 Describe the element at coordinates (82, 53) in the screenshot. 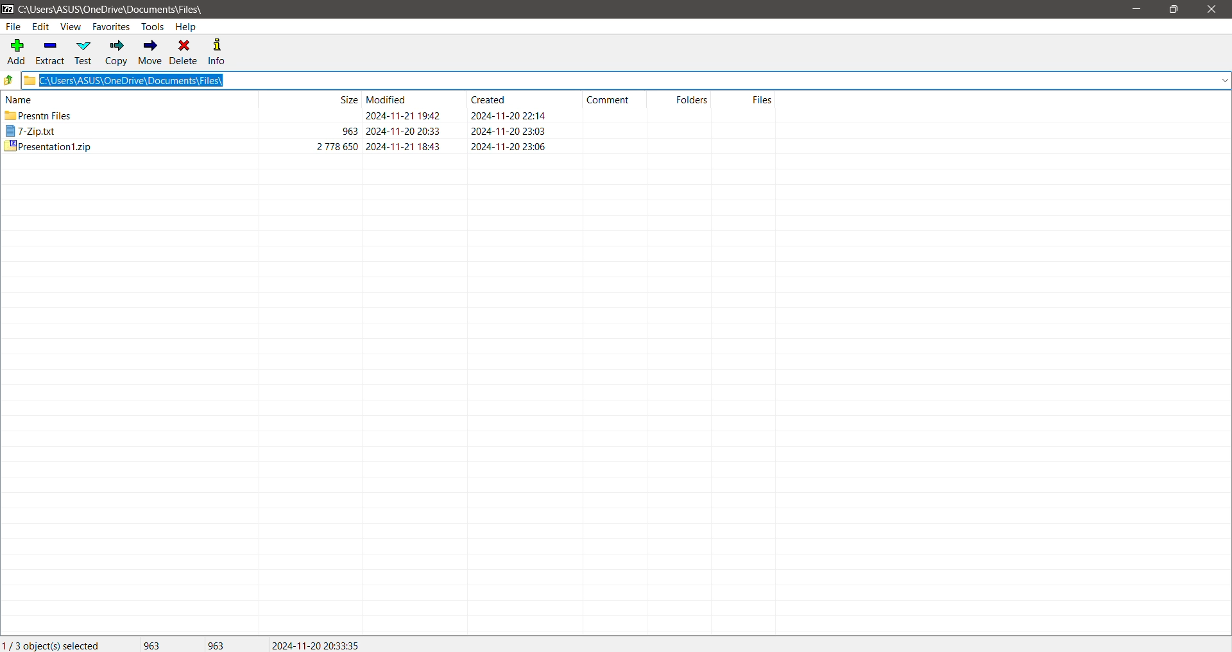

I see `Test` at that location.